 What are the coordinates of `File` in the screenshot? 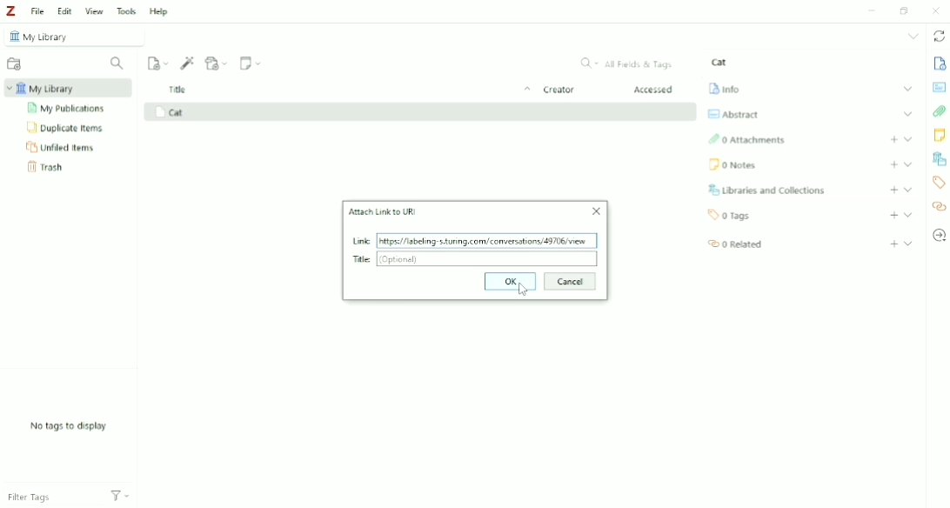 It's located at (37, 10).